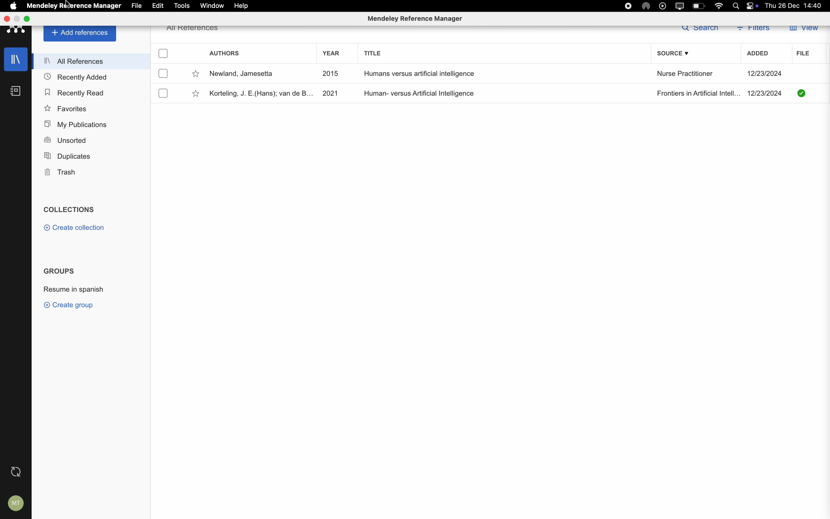  What do you see at coordinates (65, 140) in the screenshot?
I see `unsorted` at bounding box center [65, 140].